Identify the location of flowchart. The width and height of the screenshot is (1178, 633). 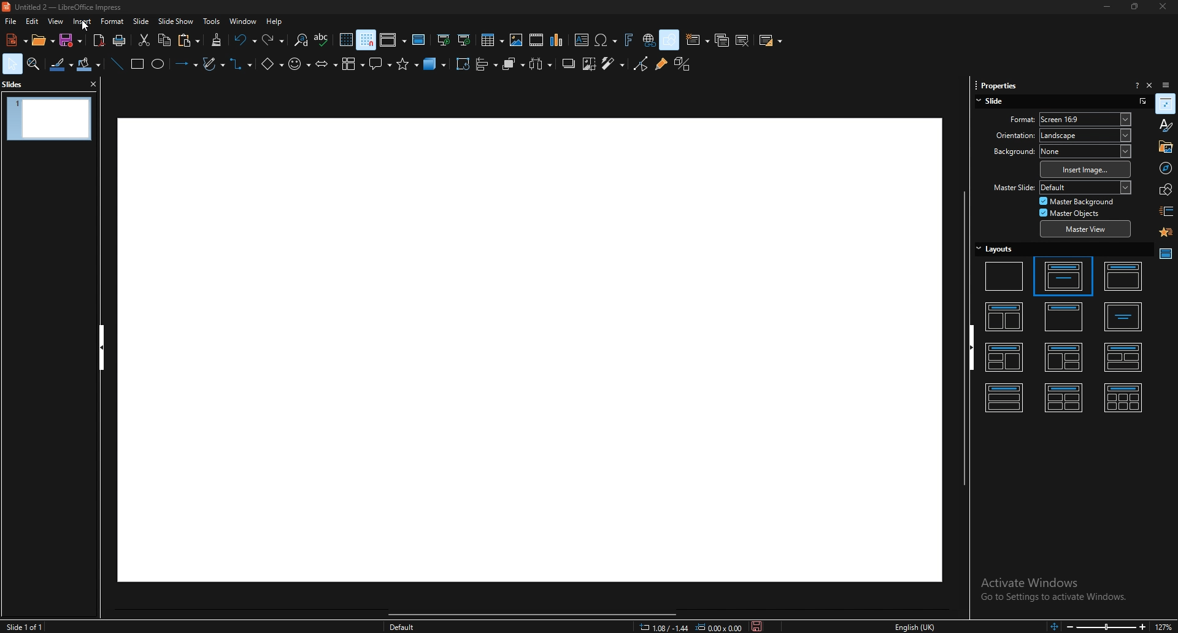
(352, 65).